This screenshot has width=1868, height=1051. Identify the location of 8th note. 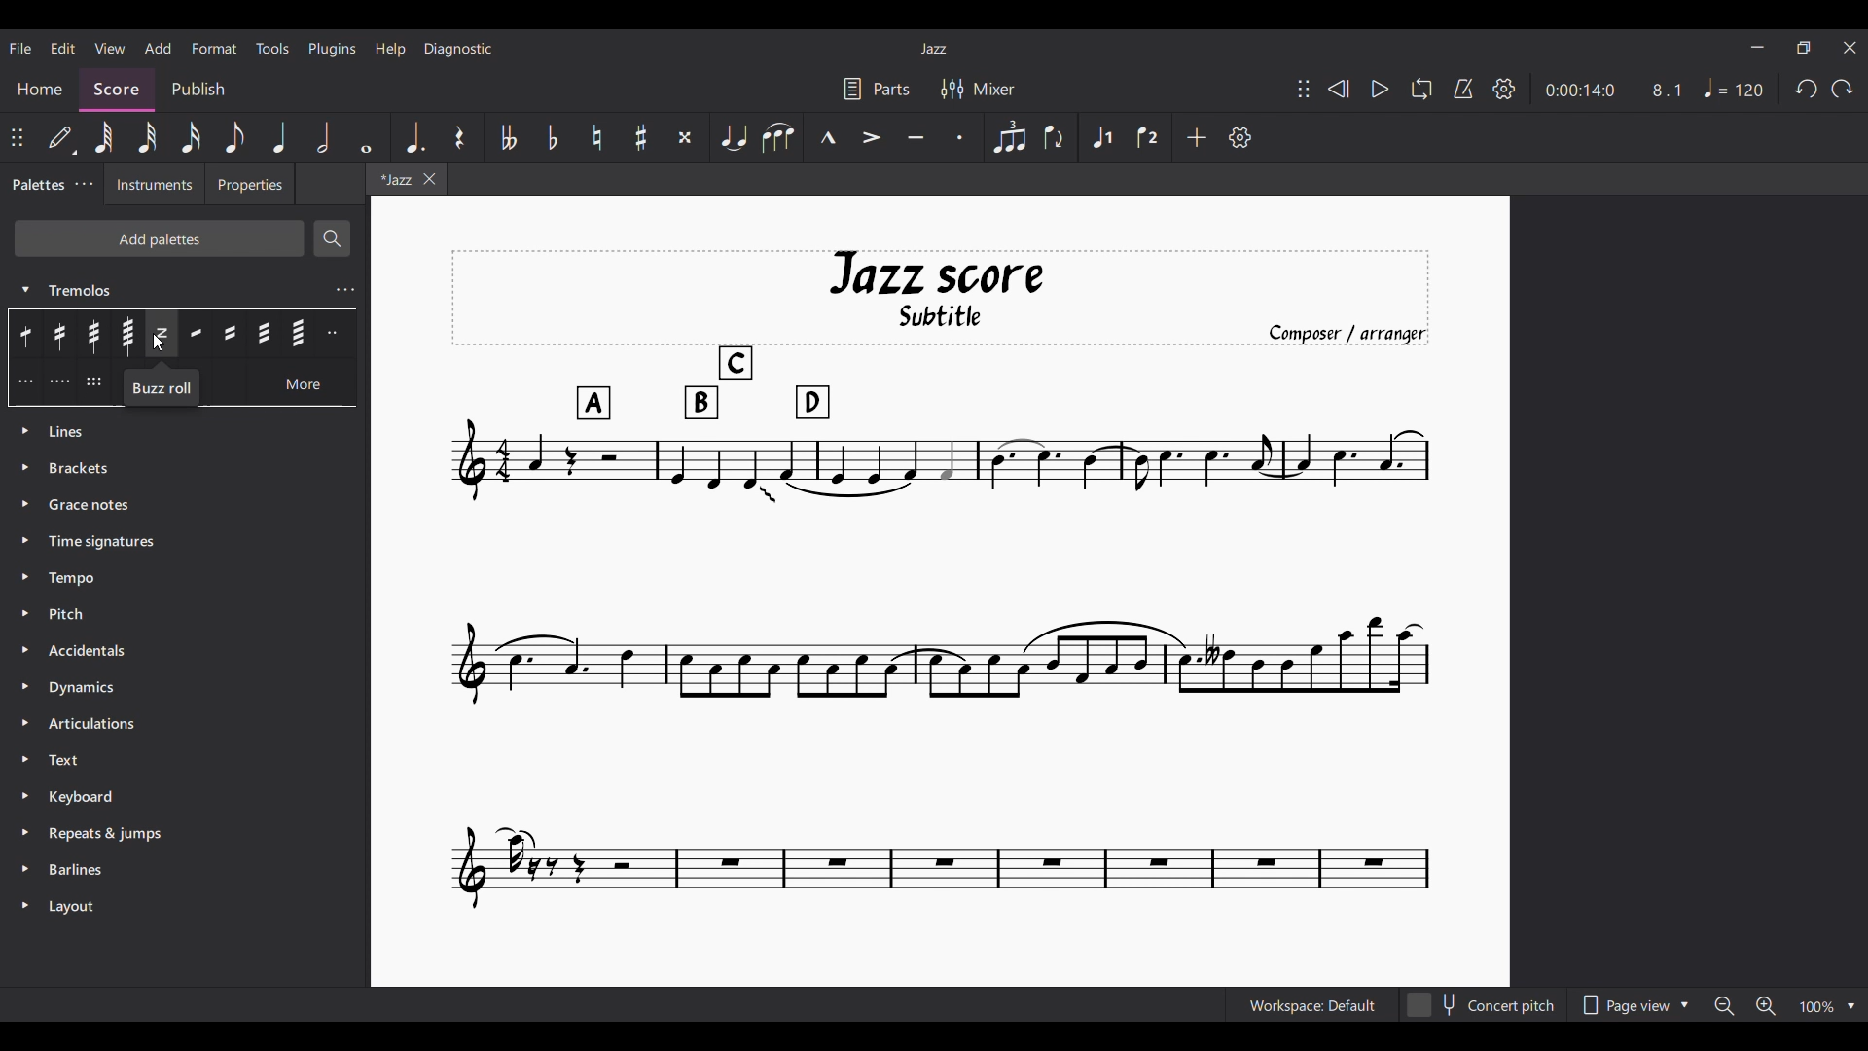
(234, 136).